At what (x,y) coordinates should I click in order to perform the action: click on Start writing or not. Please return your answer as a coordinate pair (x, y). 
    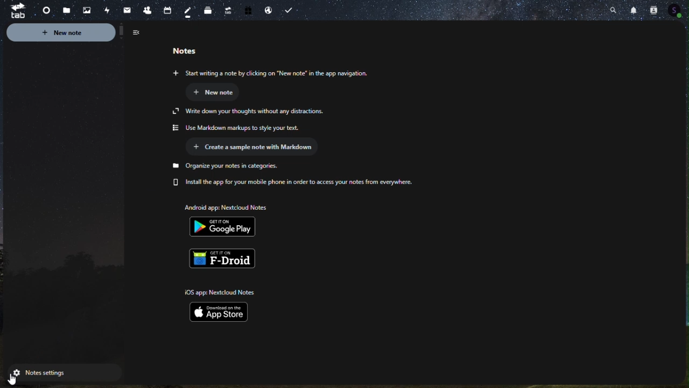
    Looking at the image, I should click on (269, 73).